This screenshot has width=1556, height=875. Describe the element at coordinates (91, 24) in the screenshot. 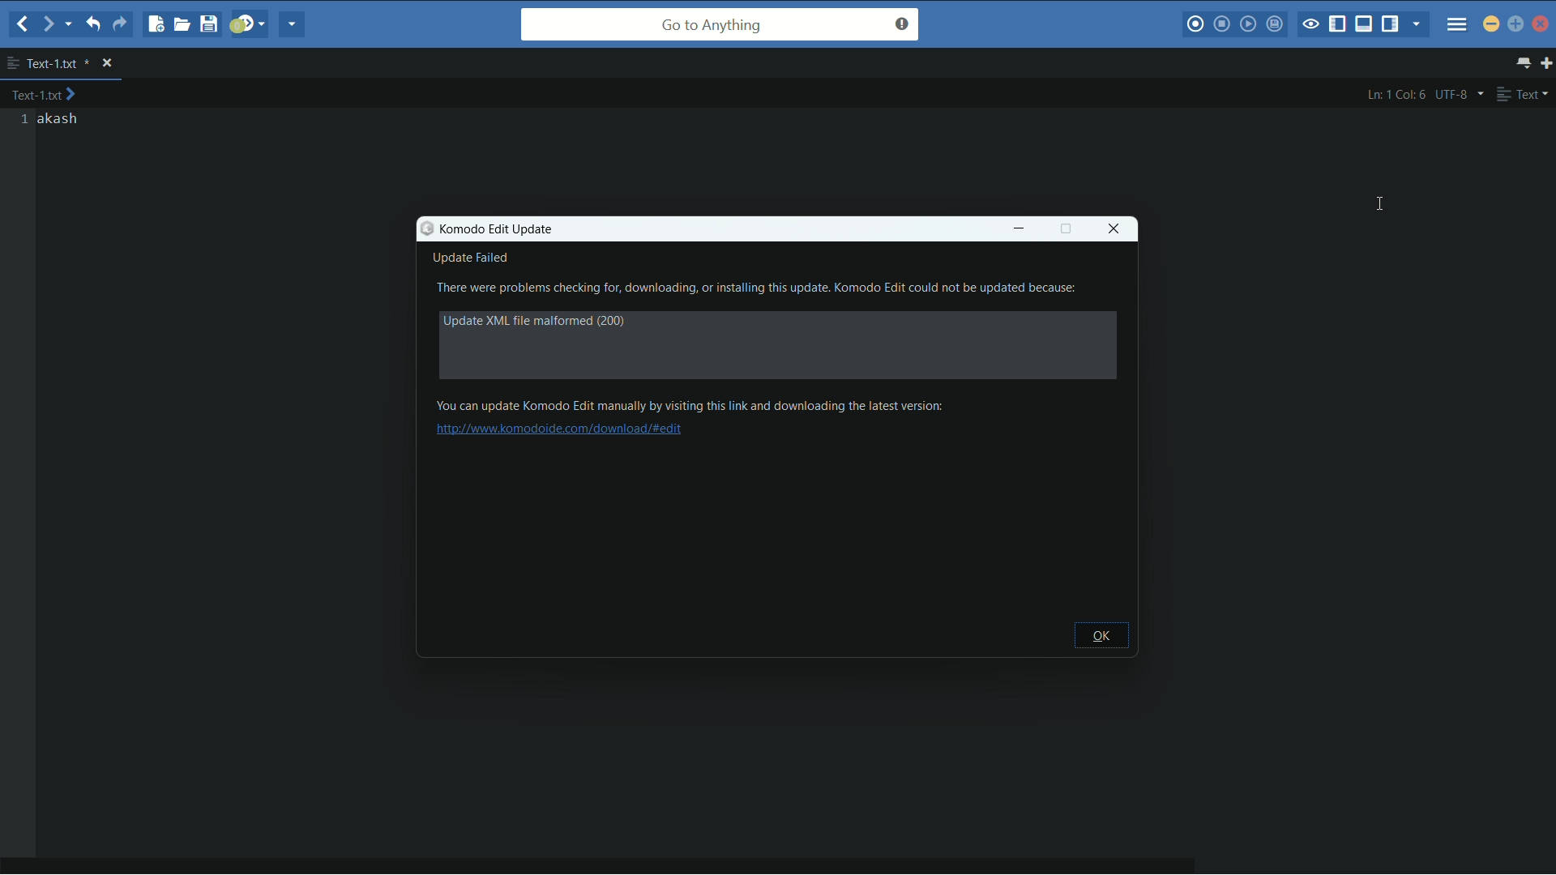

I see `undo` at that location.